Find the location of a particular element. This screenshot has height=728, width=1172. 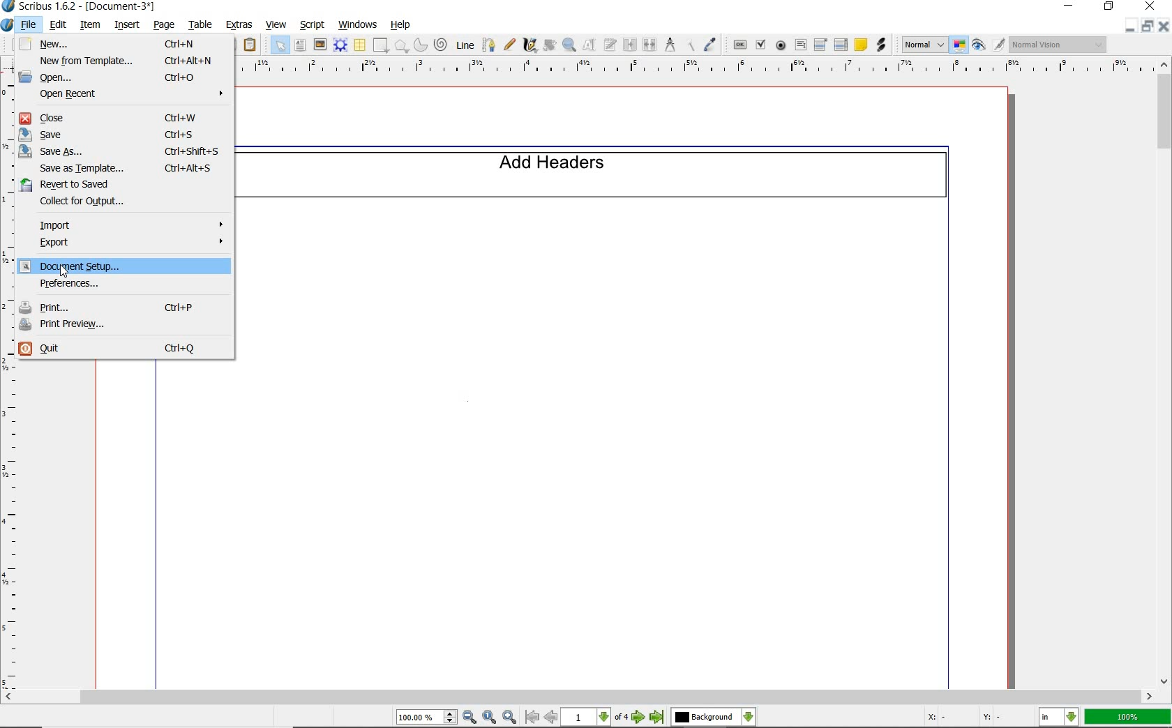

print is located at coordinates (121, 308).